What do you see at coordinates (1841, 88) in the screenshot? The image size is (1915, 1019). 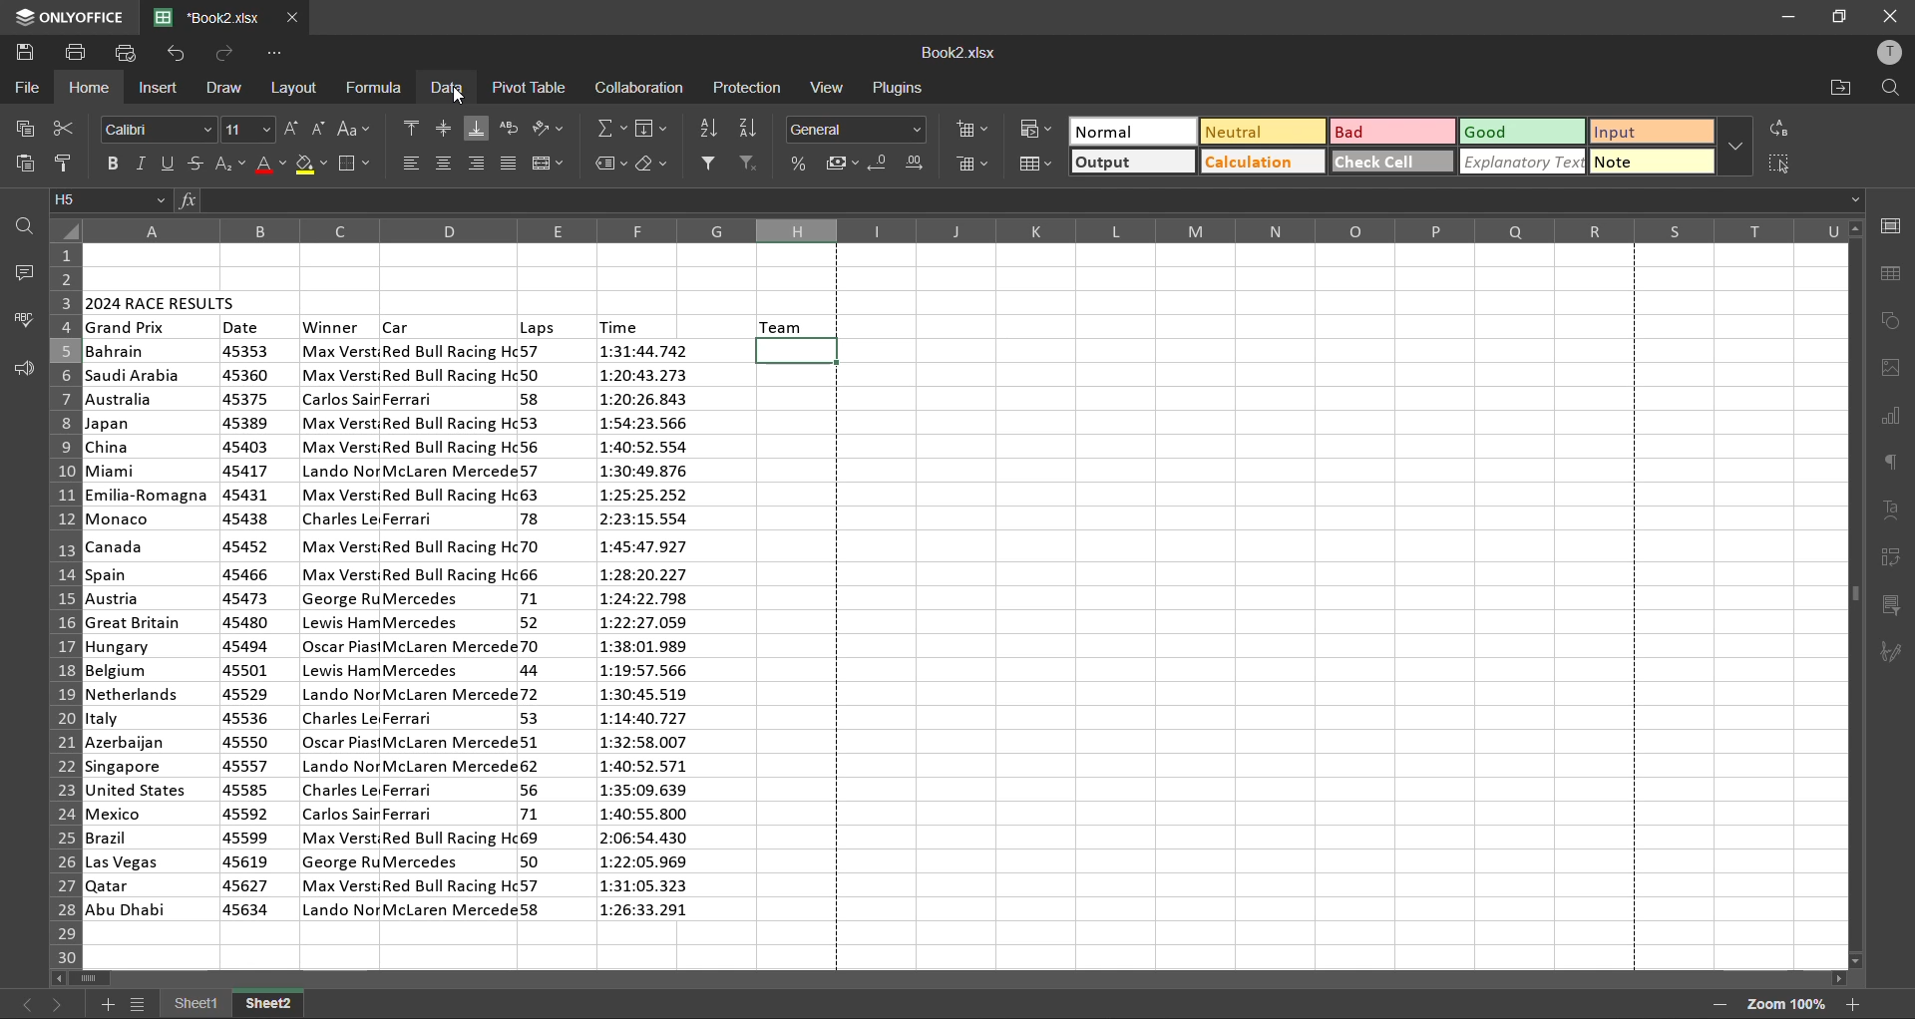 I see `open location` at bounding box center [1841, 88].